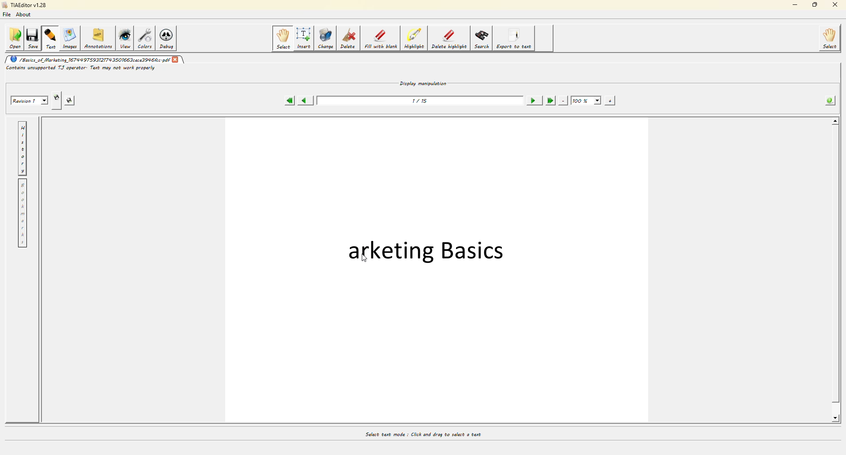 The width and height of the screenshot is (846, 455). What do you see at coordinates (282, 38) in the screenshot?
I see `select` at bounding box center [282, 38].